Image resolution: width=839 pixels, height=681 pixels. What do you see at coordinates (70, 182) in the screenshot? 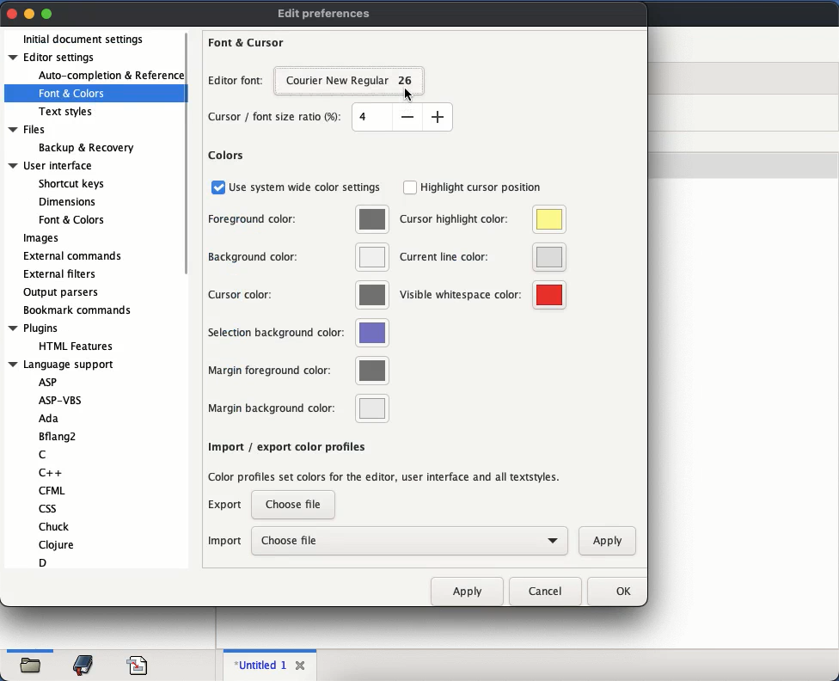
I see `Shortcut keys` at bounding box center [70, 182].